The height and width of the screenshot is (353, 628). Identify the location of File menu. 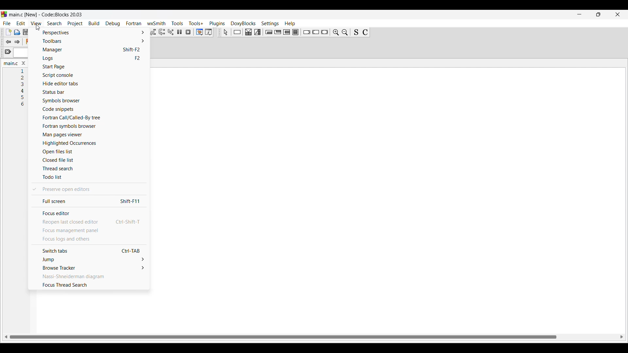
(6, 23).